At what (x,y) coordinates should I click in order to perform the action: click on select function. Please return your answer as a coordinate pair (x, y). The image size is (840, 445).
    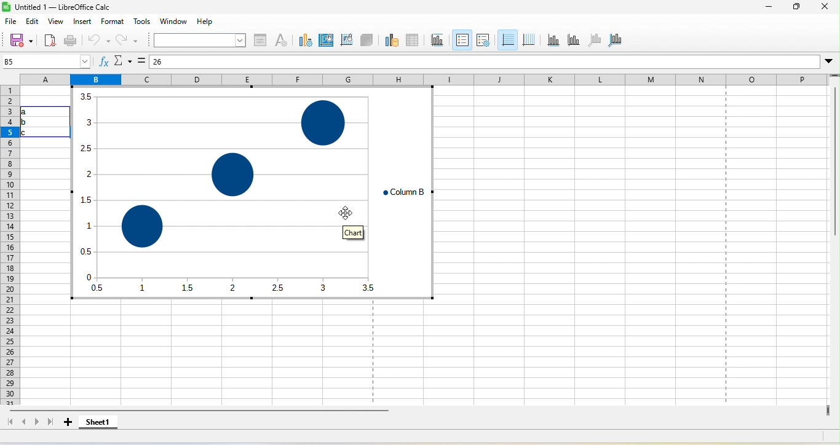
    Looking at the image, I should click on (123, 61).